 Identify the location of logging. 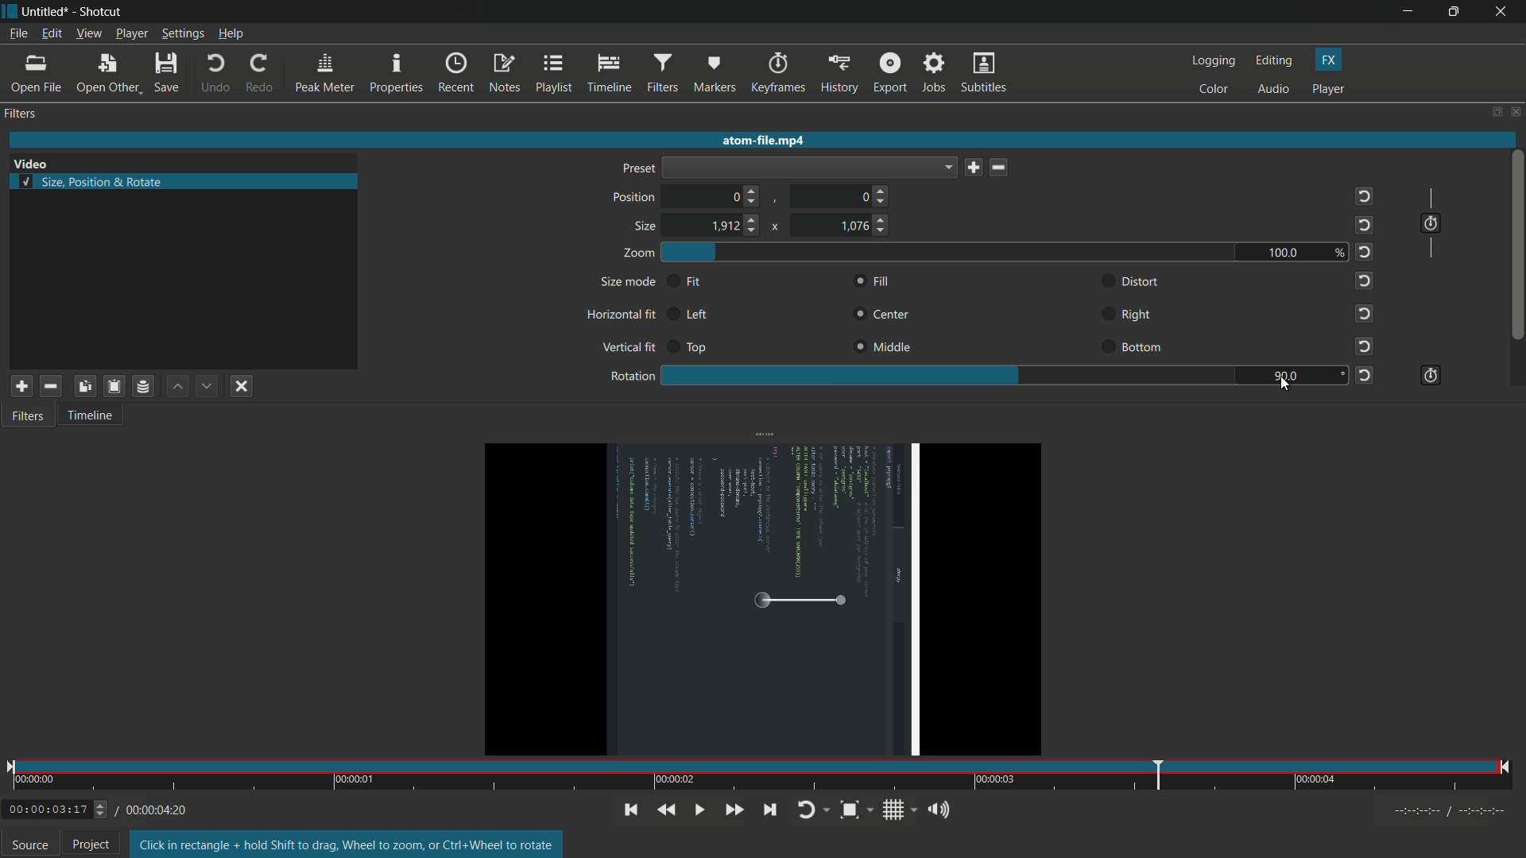
(1215, 61).